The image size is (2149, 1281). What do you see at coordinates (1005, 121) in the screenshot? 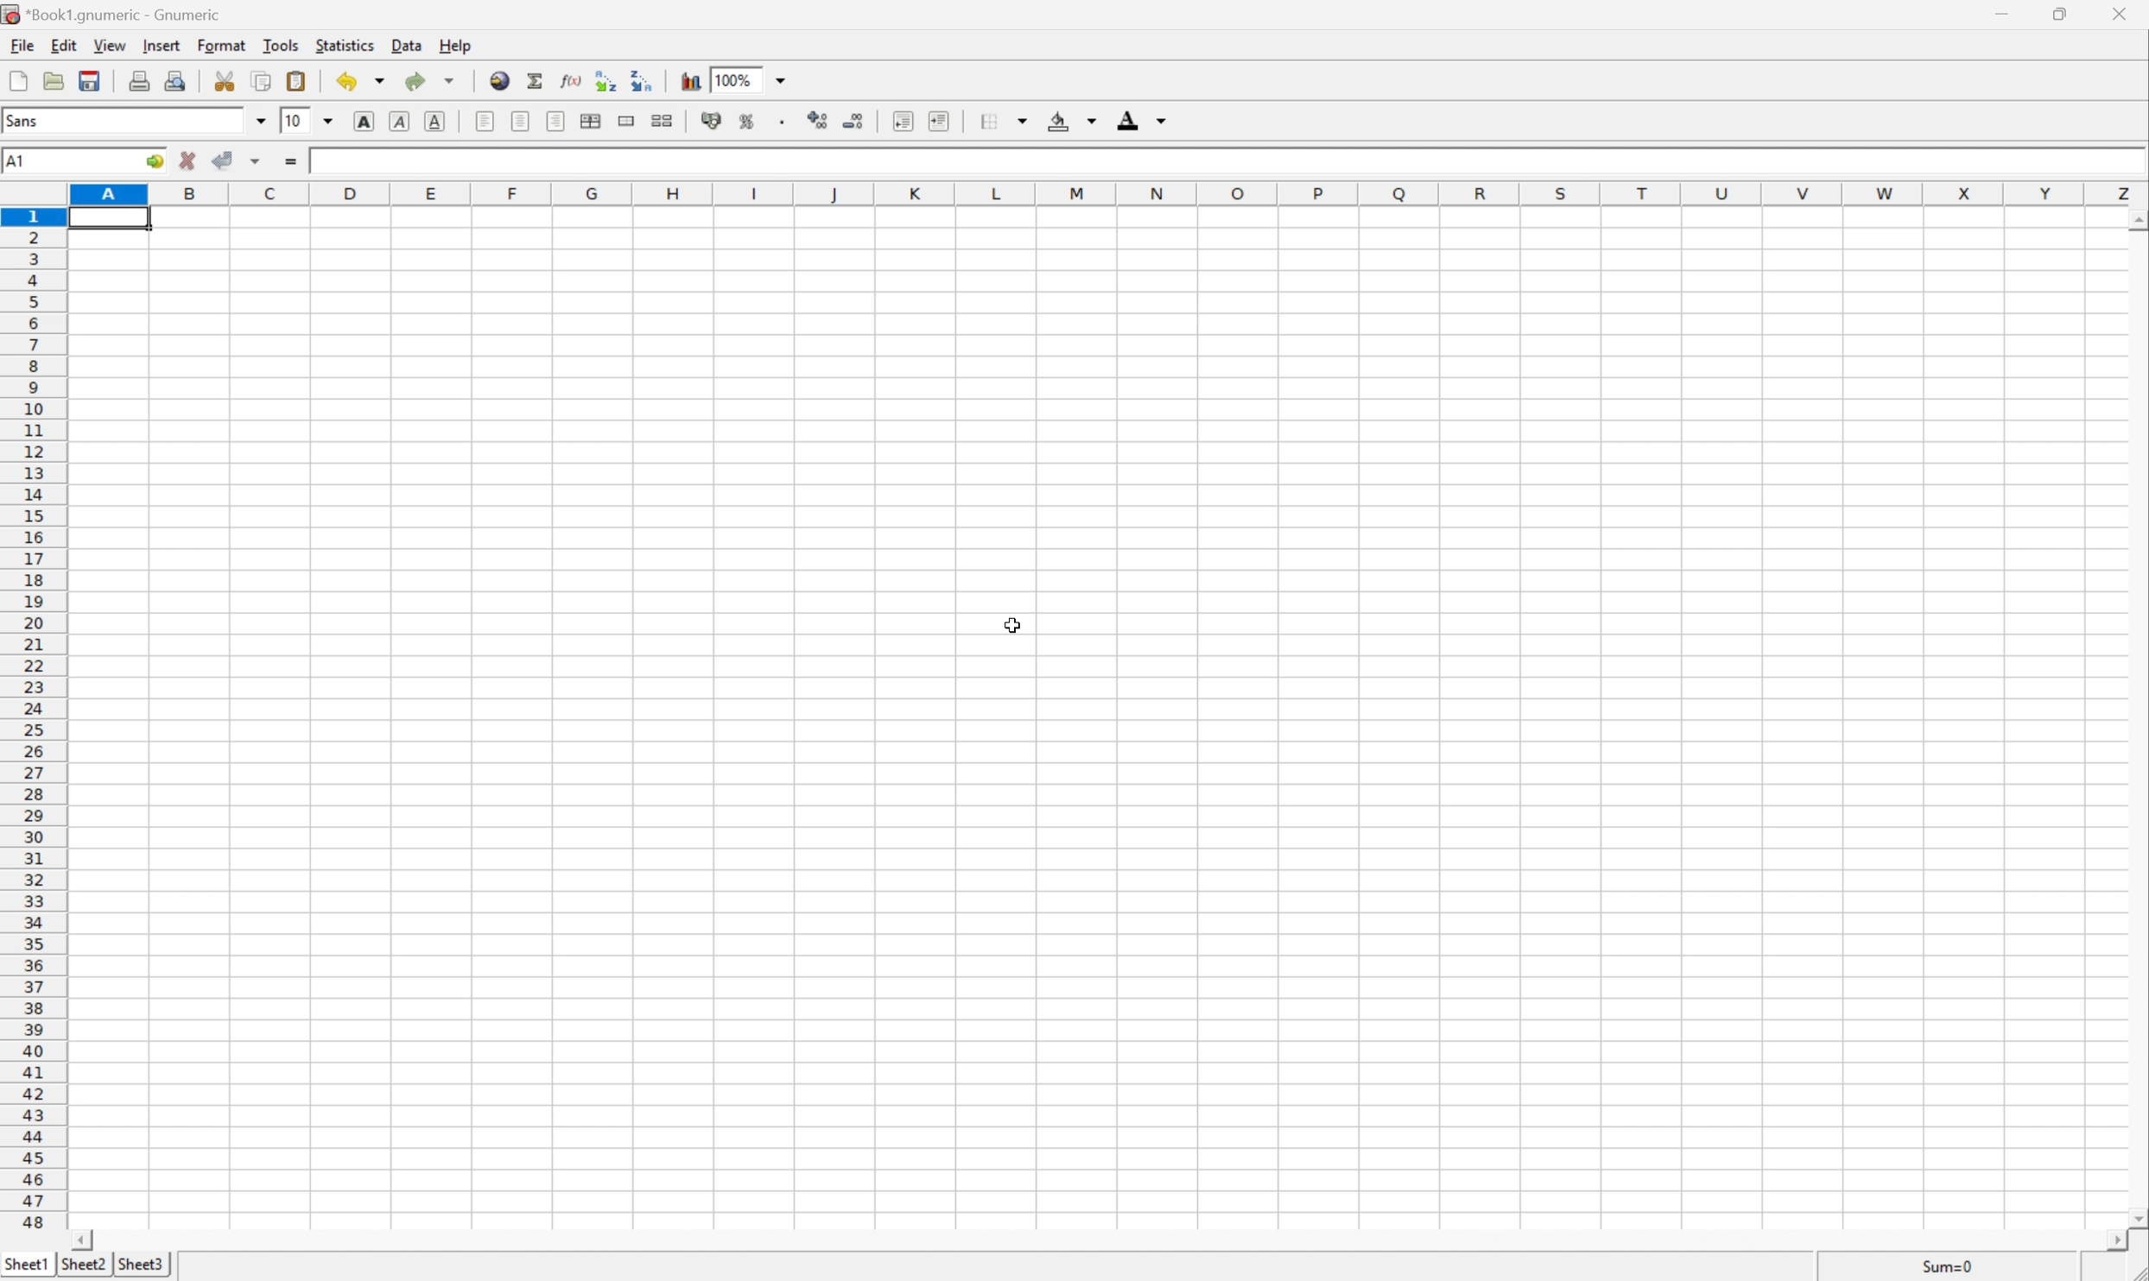
I see `Borders` at bounding box center [1005, 121].